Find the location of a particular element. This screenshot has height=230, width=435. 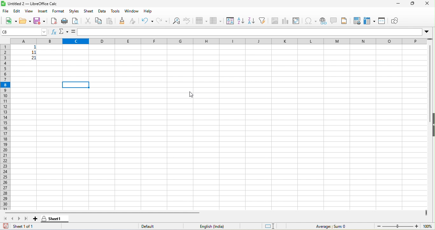

copy is located at coordinates (99, 21).